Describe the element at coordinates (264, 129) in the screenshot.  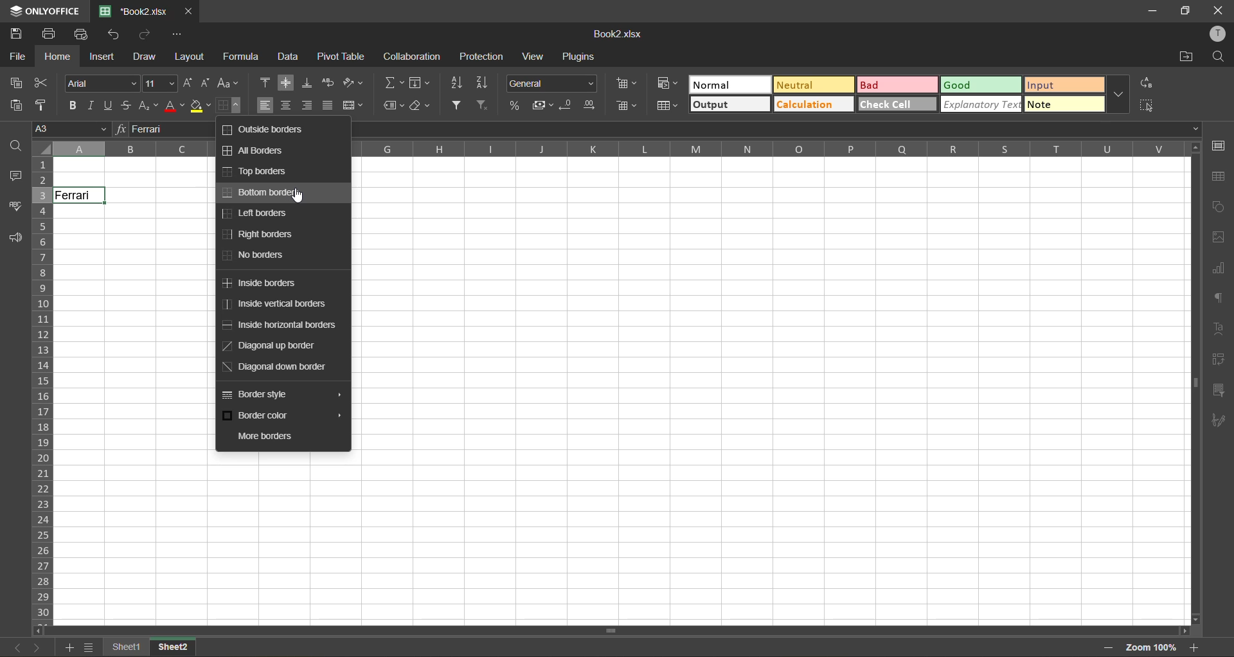
I see `outside borders` at that location.